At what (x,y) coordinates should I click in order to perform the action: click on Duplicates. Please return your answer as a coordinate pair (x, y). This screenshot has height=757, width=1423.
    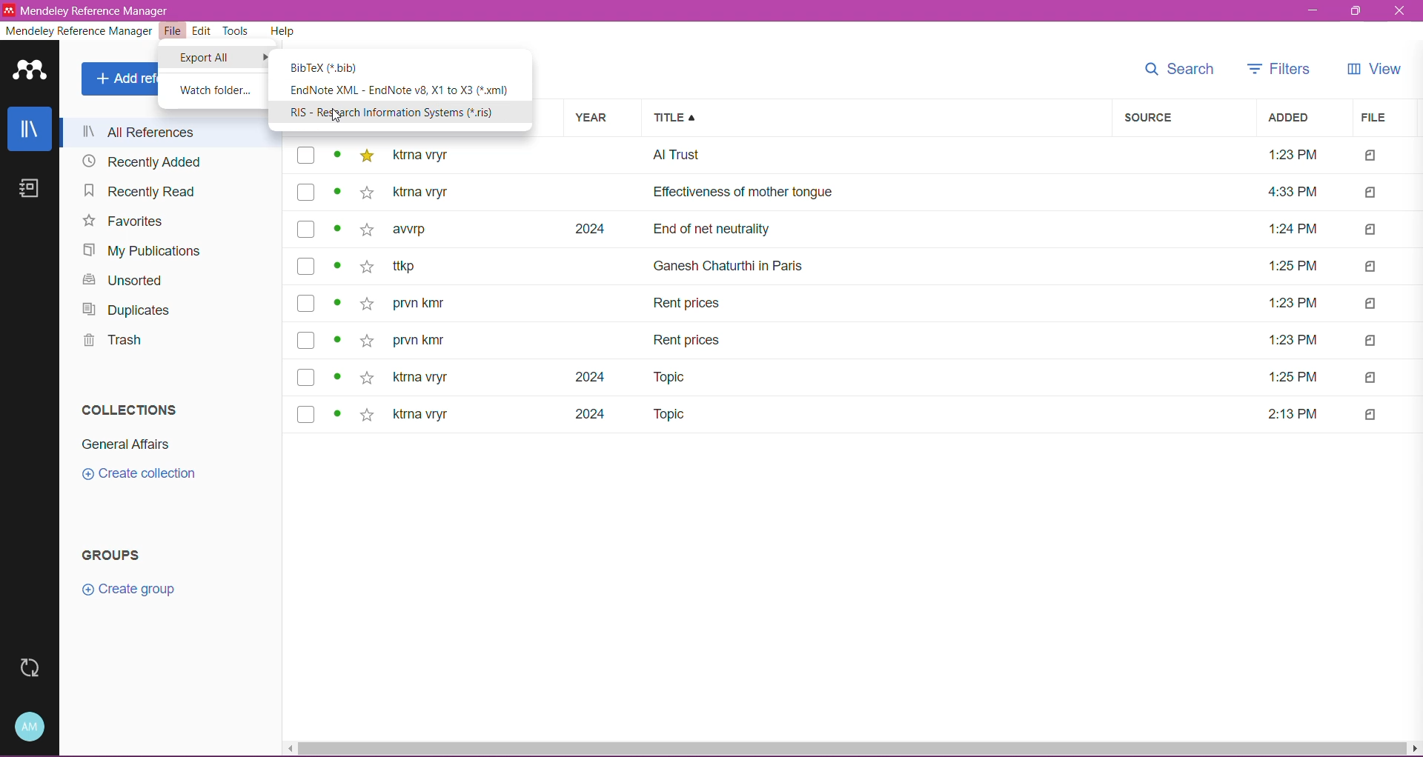
    Looking at the image, I should click on (129, 311).